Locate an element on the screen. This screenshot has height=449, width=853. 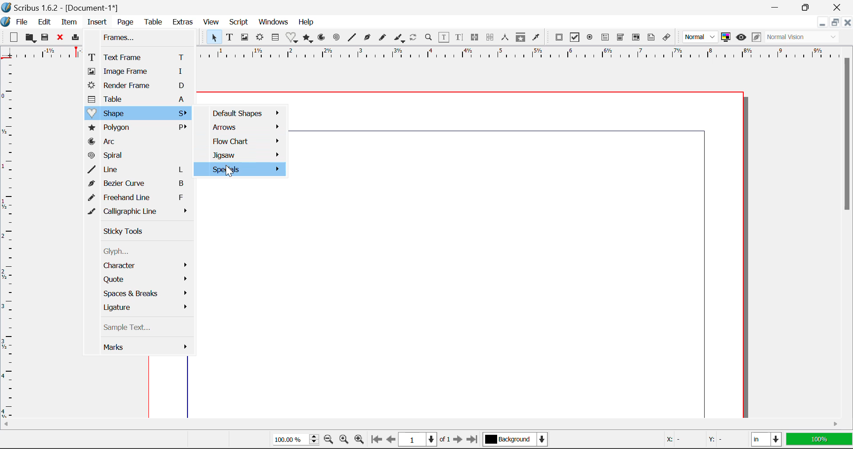
Script is located at coordinates (238, 23).